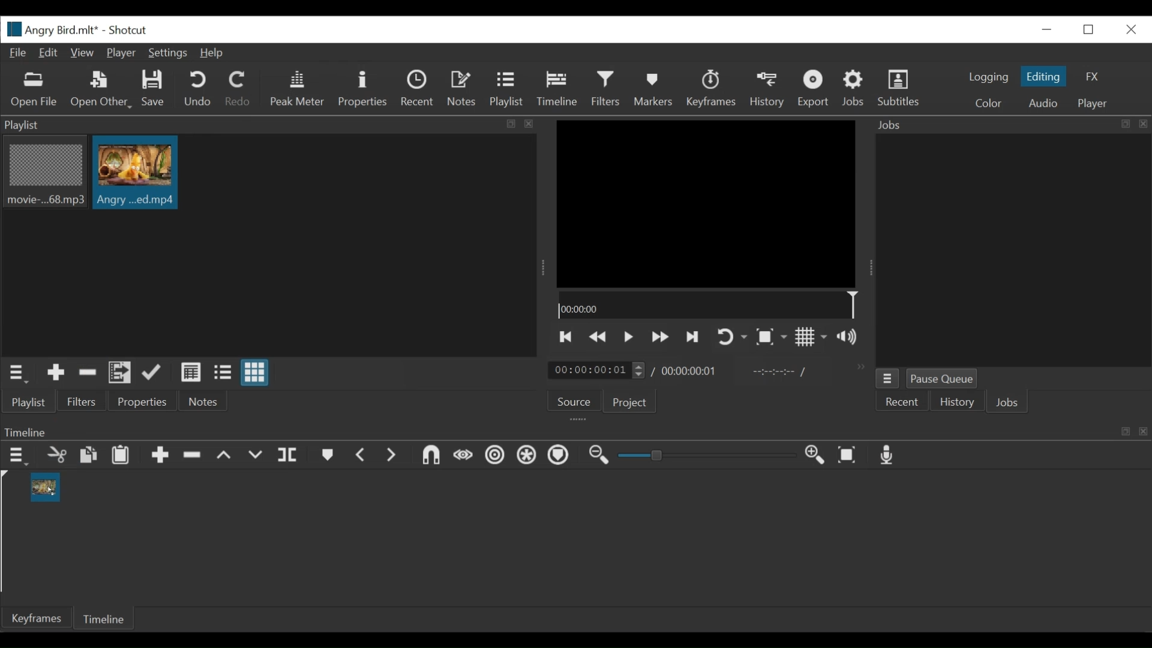 Image resolution: width=1152 pixels, height=648 pixels. Describe the element at coordinates (190, 373) in the screenshot. I see `View as detail` at that location.